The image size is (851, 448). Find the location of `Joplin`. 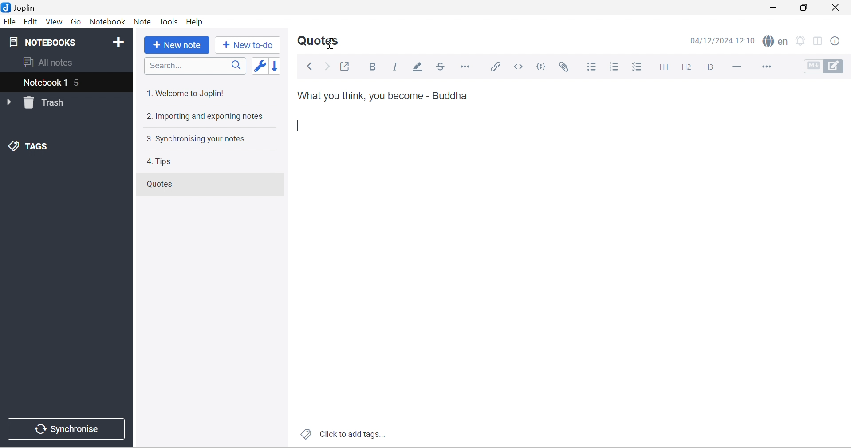

Joplin is located at coordinates (22, 8).